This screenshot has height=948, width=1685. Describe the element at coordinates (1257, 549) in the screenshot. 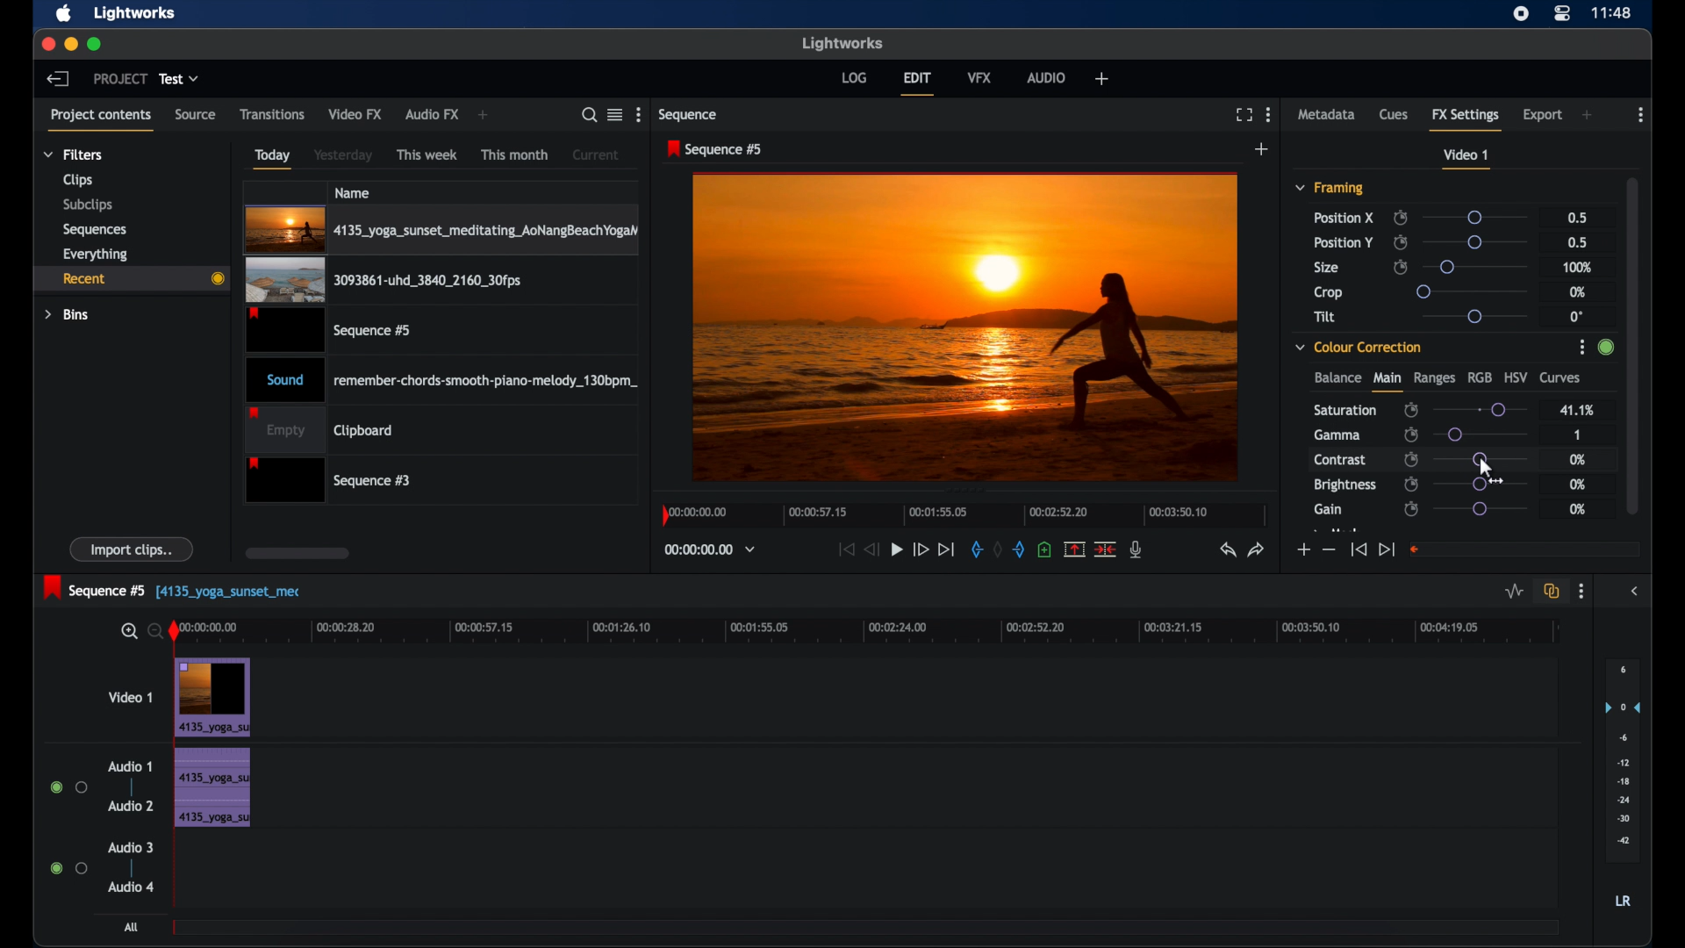

I see `redo` at that location.